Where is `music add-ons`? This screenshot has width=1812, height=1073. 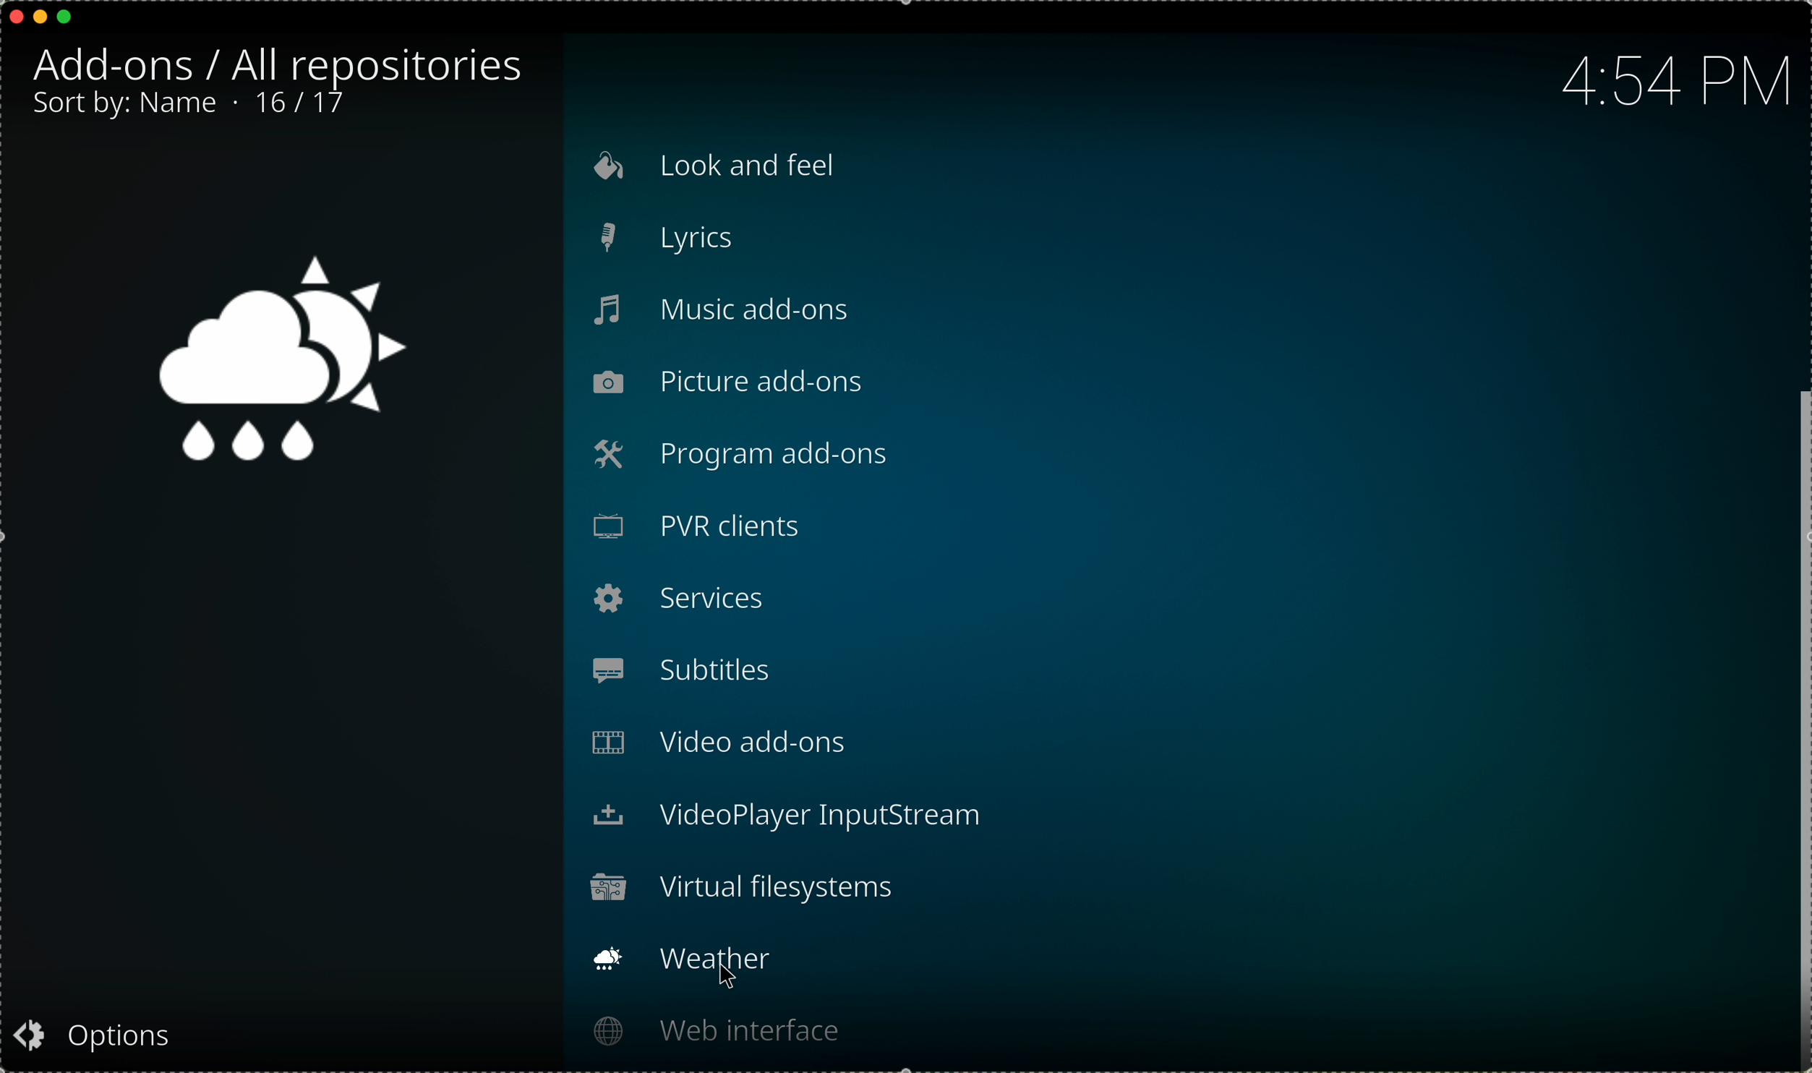 music add-ons is located at coordinates (730, 311).